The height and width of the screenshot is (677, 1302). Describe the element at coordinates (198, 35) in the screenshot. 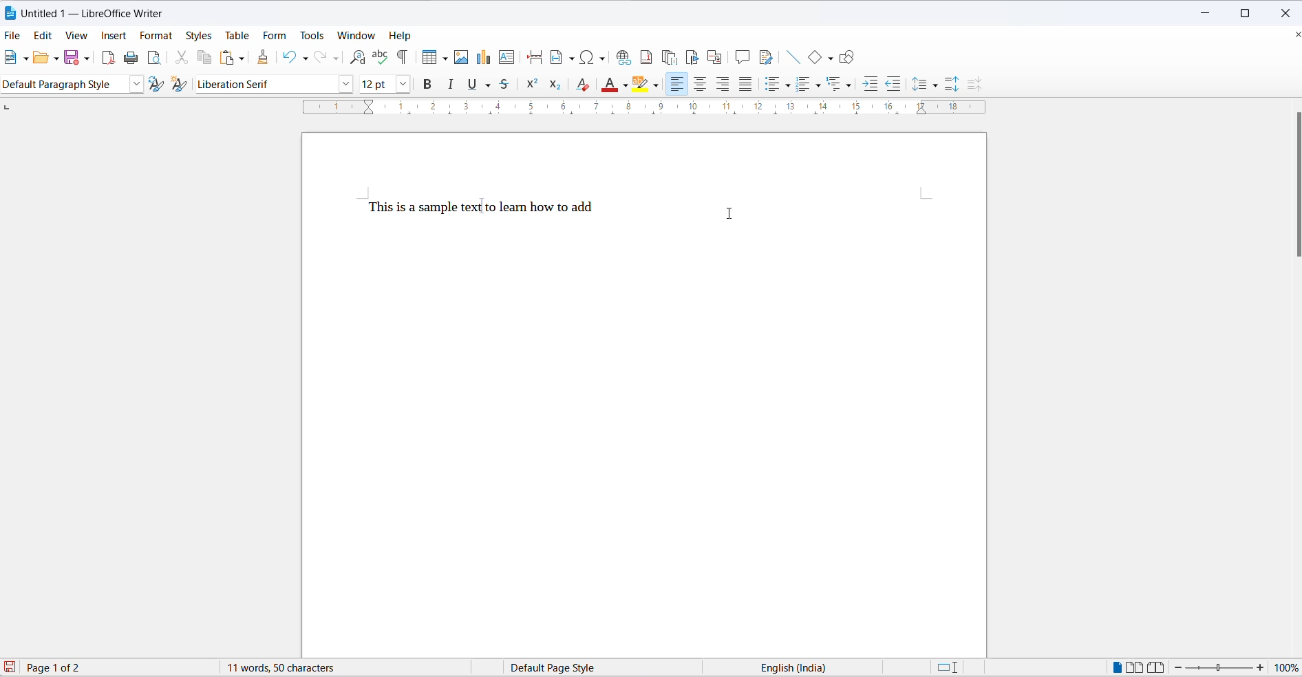

I see `styles` at that location.